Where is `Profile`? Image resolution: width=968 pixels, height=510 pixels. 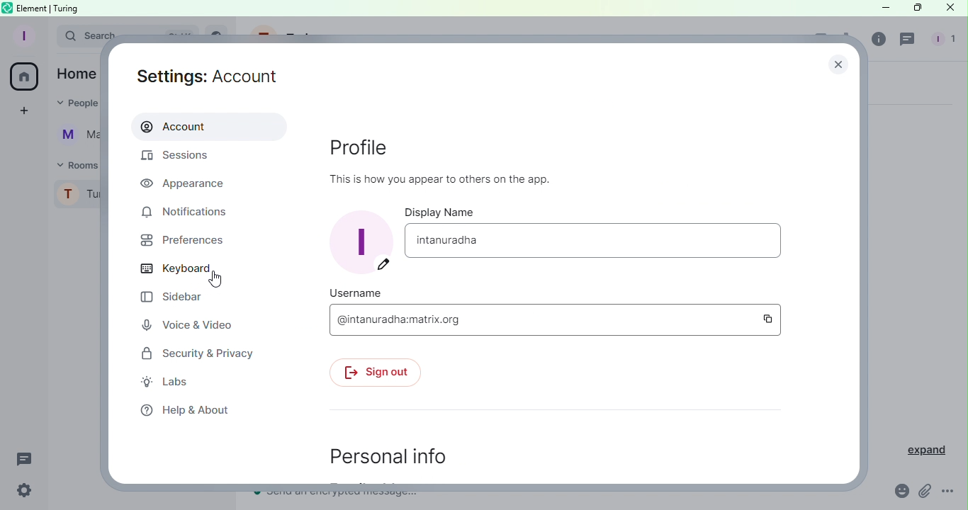 Profile is located at coordinates (23, 36).